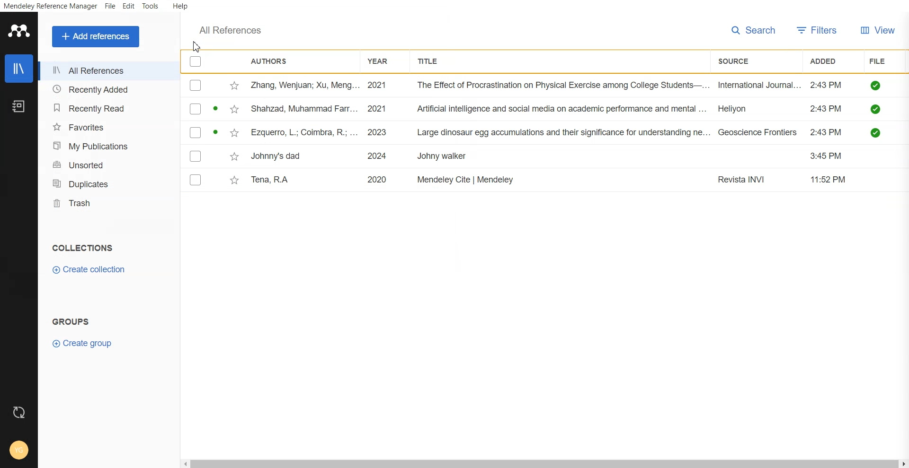 Image resolution: width=909 pixels, height=468 pixels. What do you see at coordinates (19, 412) in the screenshot?
I see `Auto sync` at bounding box center [19, 412].